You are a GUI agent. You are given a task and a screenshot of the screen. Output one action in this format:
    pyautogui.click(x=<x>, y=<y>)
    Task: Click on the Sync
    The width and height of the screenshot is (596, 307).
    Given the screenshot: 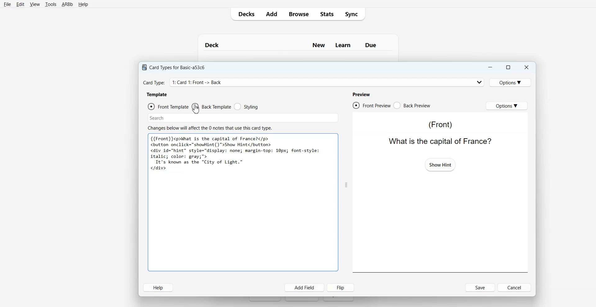 What is the action you would take?
    pyautogui.click(x=353, y=14)
    